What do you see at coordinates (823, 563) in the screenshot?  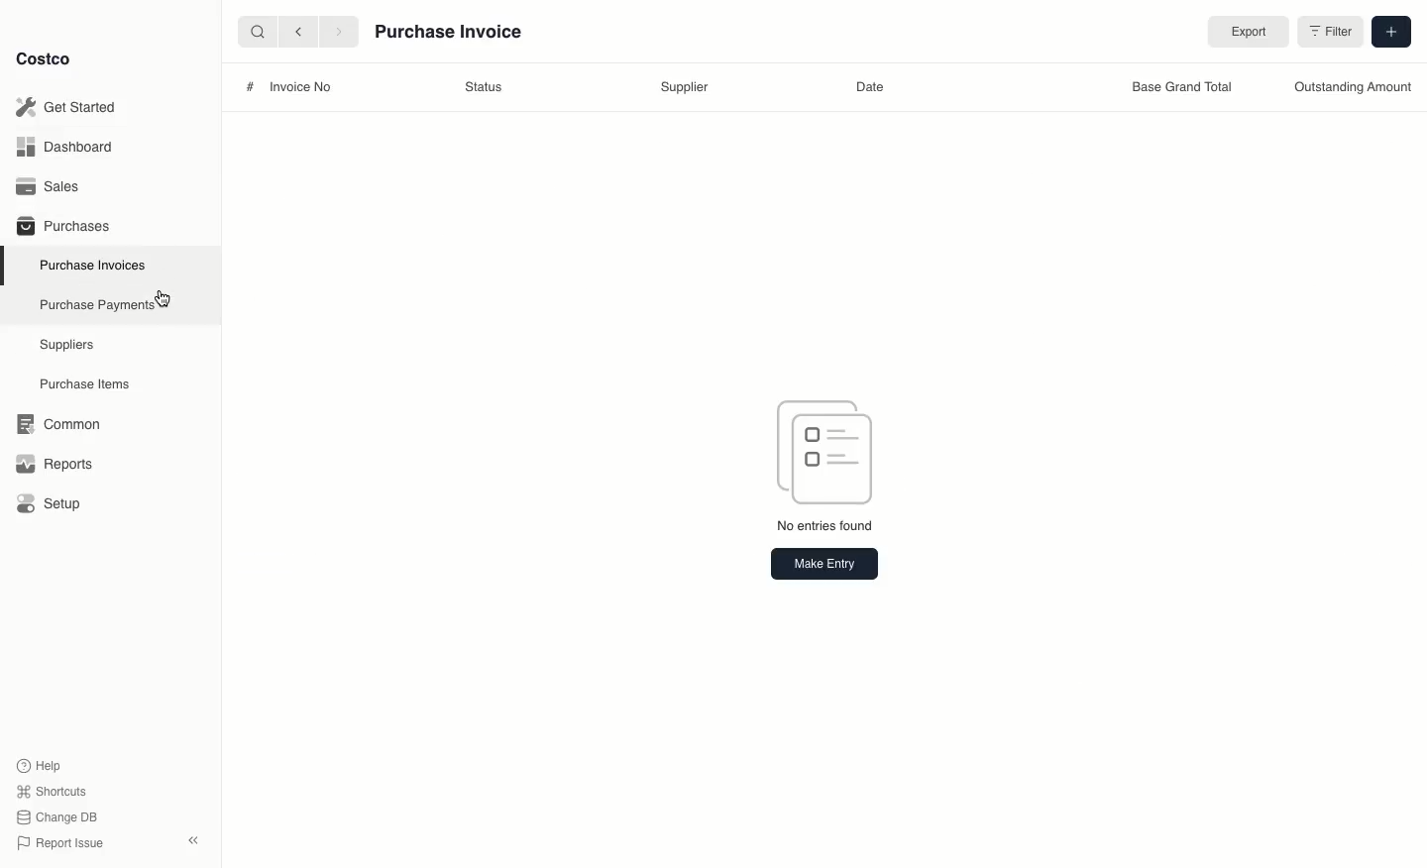 I see `Make Entry` at bounding box center [823, 563].